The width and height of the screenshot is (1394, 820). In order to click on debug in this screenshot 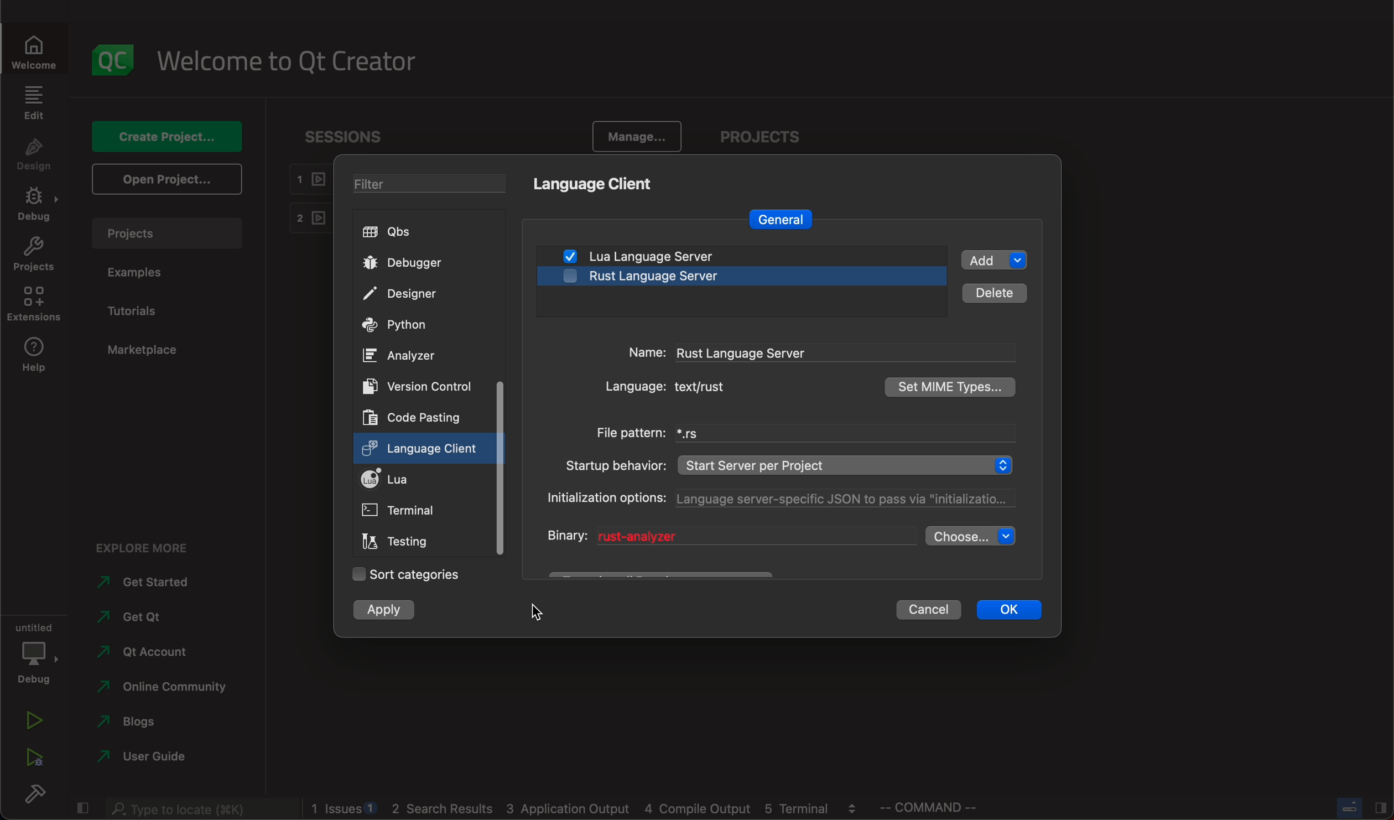, I will do `click(36, 652)`.